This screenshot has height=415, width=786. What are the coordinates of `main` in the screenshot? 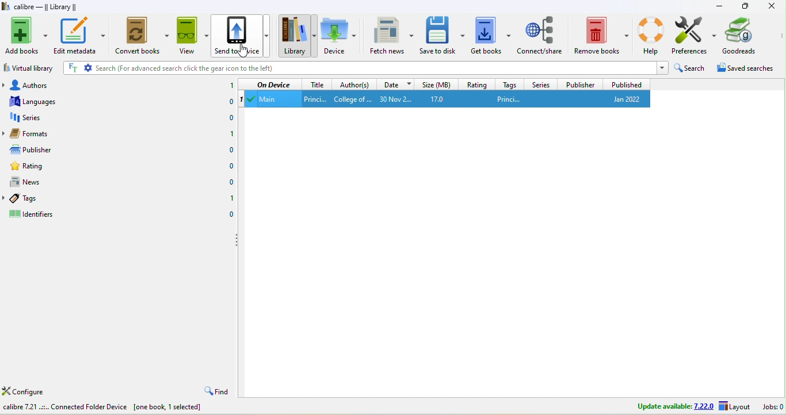 It's located at (447, 99).